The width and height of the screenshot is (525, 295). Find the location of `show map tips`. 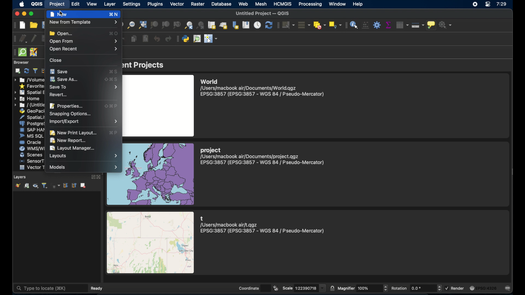

show map tips is located at coordinates (432, 25).